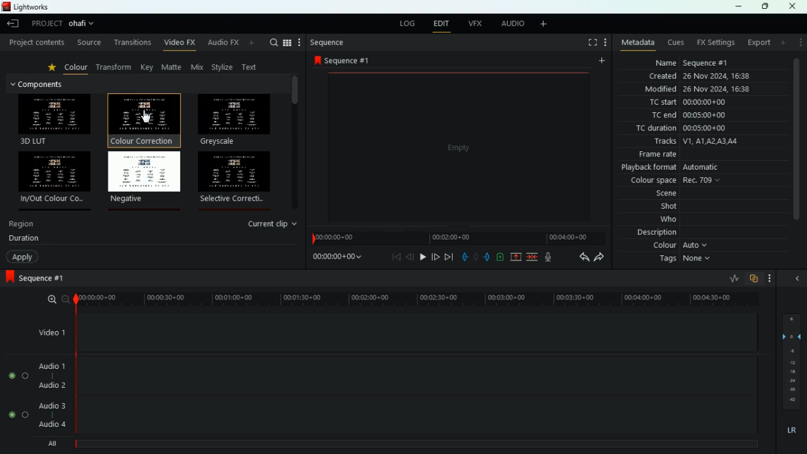  Describe the element at coordinates (687, 168) in the screenshot. I see `playback format` at that location.